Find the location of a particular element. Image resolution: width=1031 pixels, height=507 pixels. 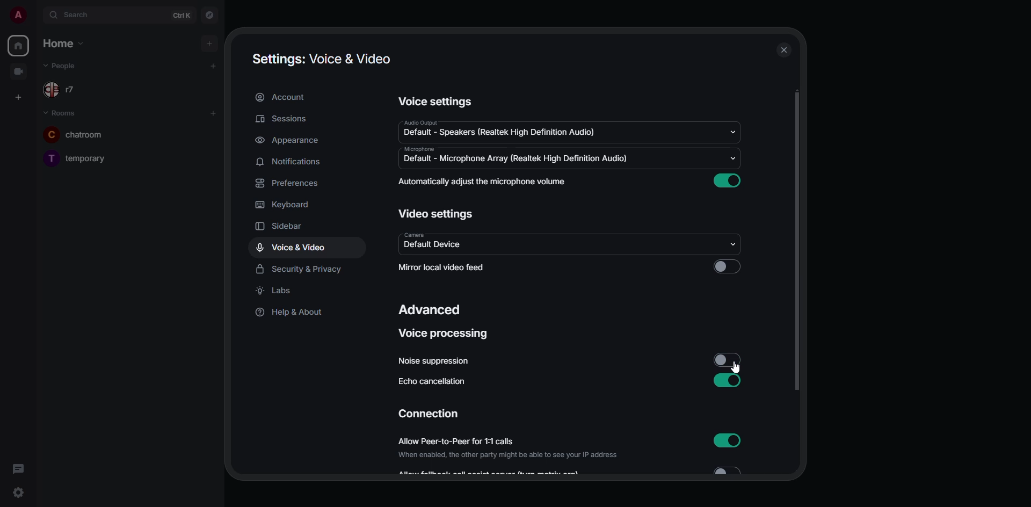

noise suppression is located at coordinates (433, 361).